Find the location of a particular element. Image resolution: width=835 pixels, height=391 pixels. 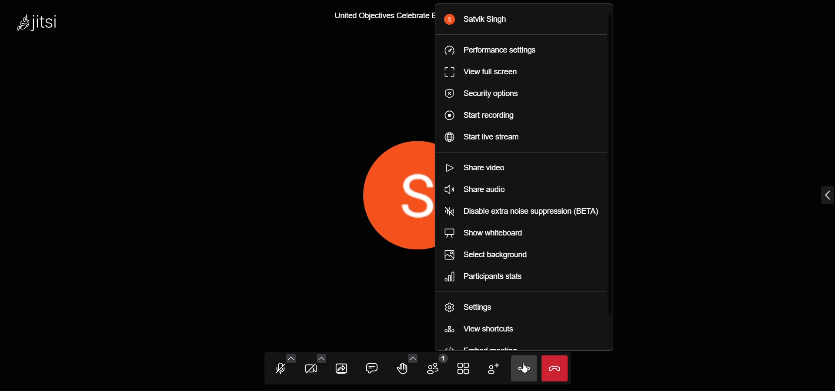

share screen is located at coordinates (342, 369).